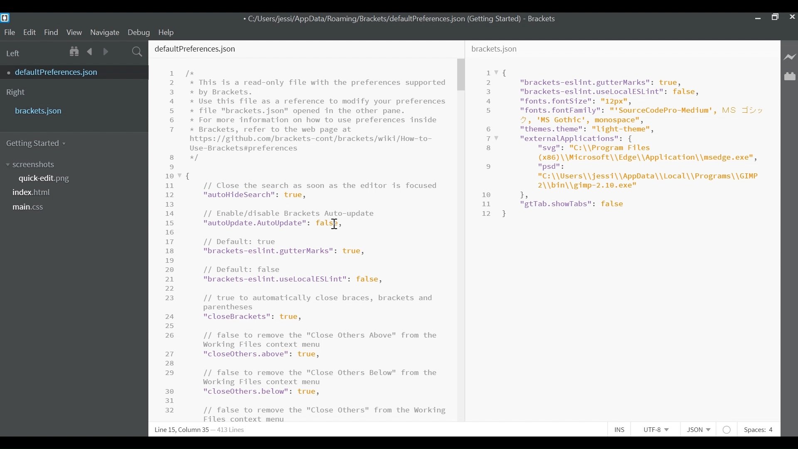 This screenshot has height=449, width=798. What do you see at coordinates (335, 224) in the screenshot?
I see `cursor` at bounding box center [335, 224].